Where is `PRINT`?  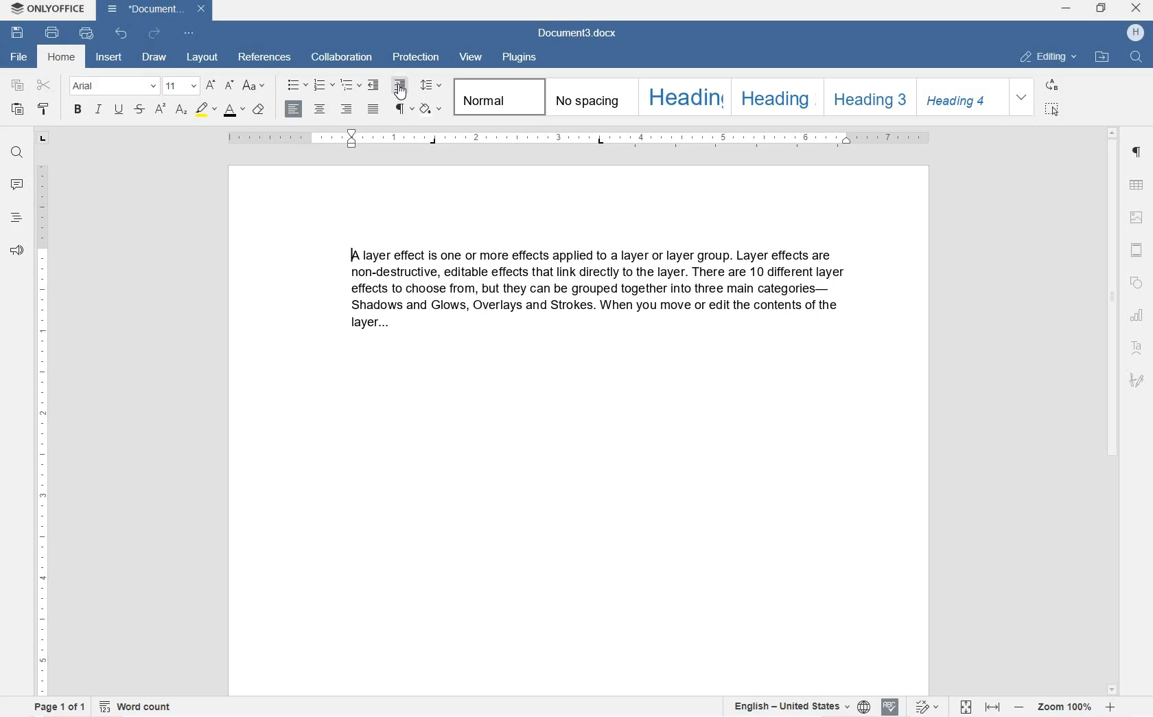 PRINT is located at coordinates (51, 32).